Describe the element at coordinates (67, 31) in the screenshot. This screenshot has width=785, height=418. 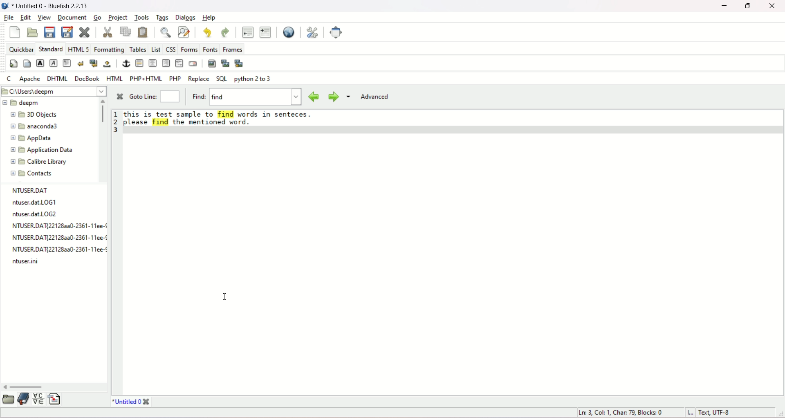
I see `save as` at that location.